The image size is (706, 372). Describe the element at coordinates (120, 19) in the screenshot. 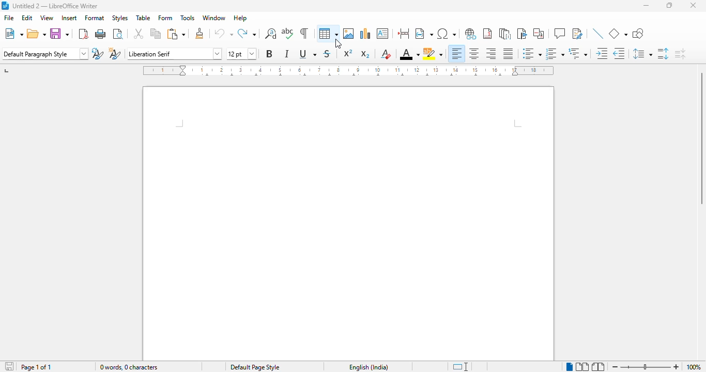

I see `styles` at that location.